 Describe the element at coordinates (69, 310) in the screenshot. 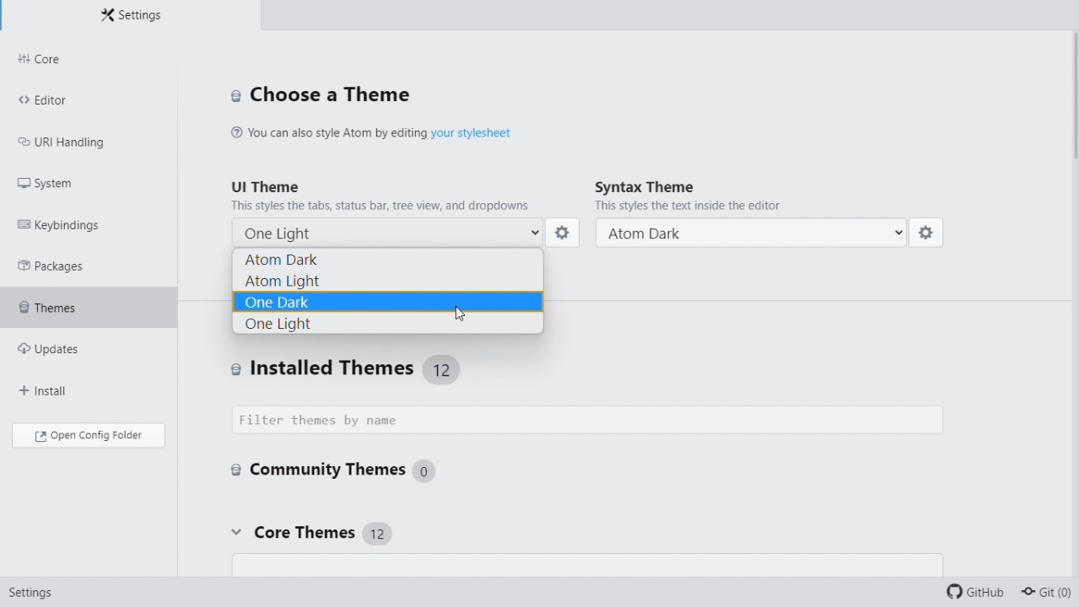

I see `Themes` at that location.